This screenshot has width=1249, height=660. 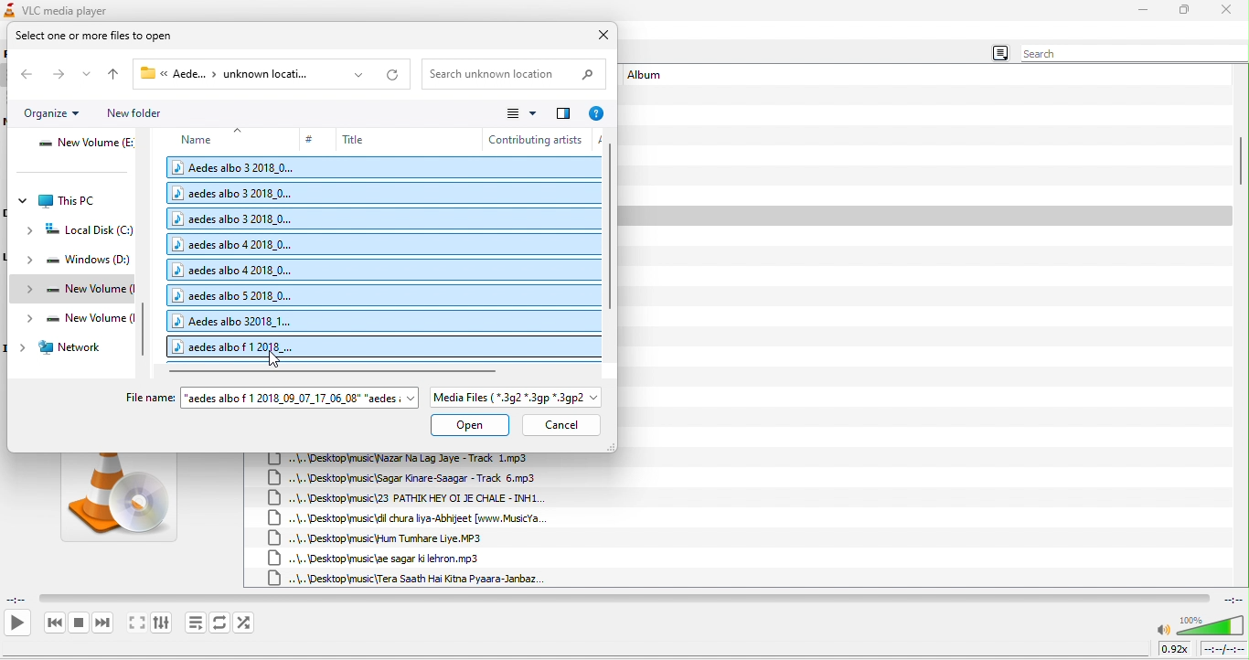 I want to click on mute/unmute, so click(x=1163, y=631).